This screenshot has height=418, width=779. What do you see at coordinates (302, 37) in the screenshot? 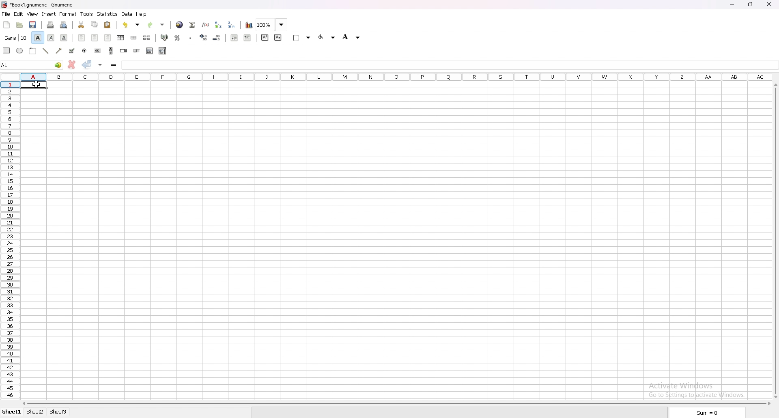
I see `border` at bounding box center [302, 37].